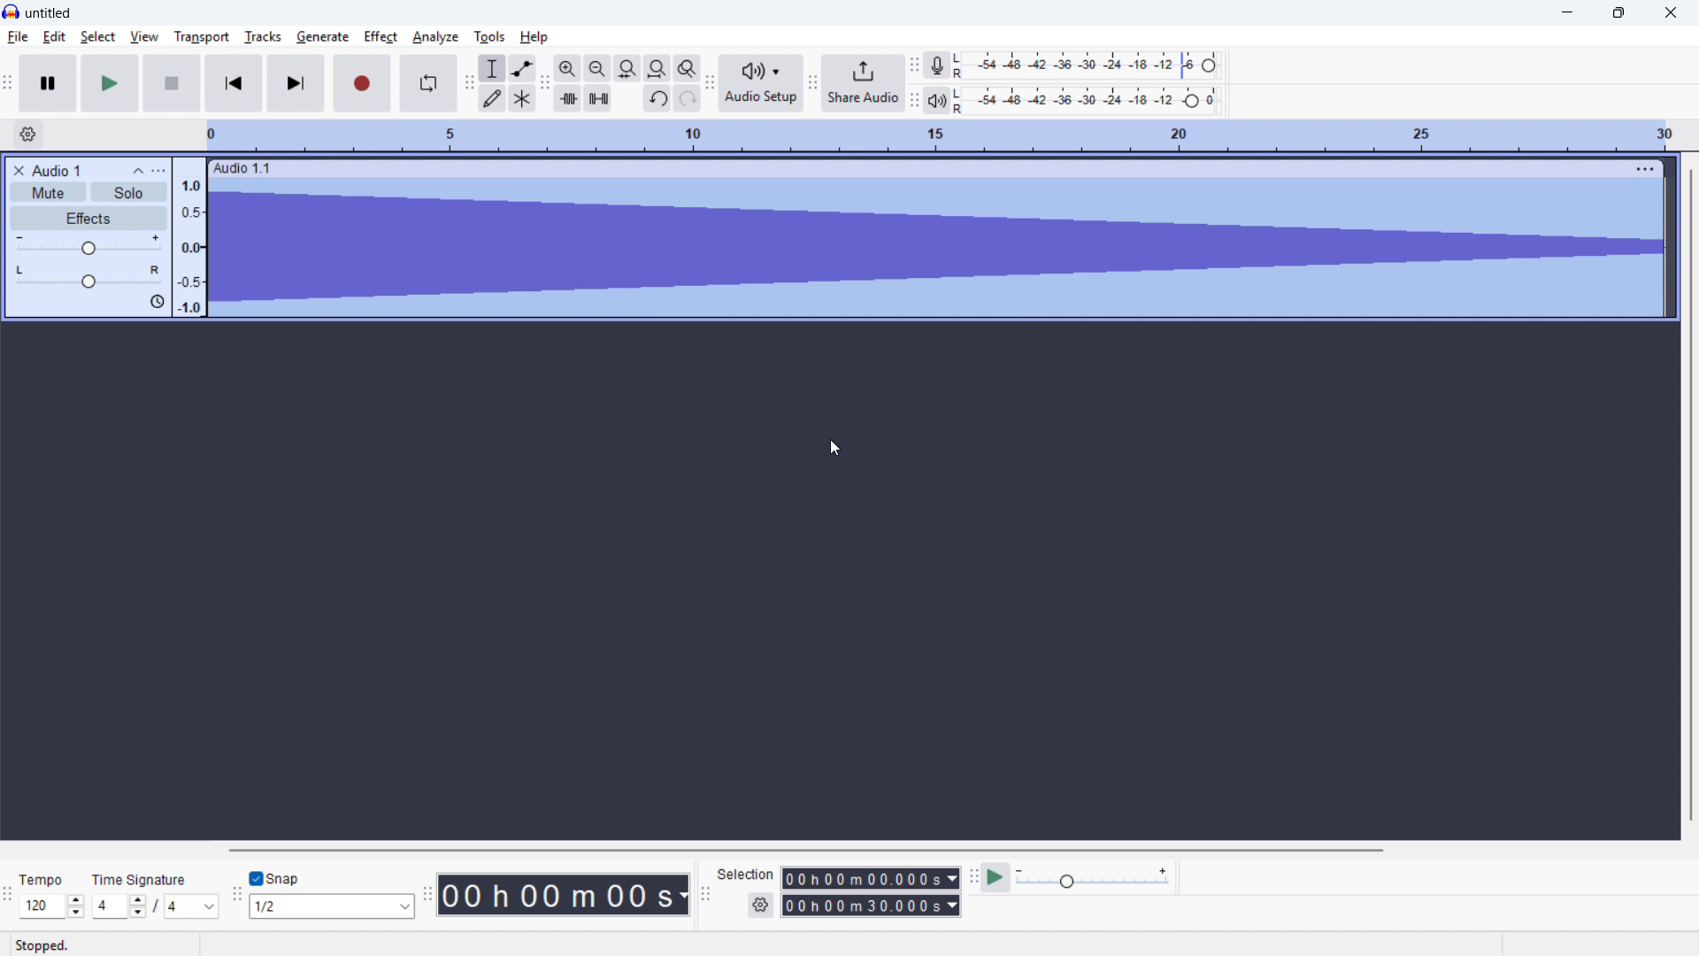 The width and height of the screenshot is (1699, 956). Describe the element at coordinates (262, 36) in the screenshot. I see `Tracks ` at that location.